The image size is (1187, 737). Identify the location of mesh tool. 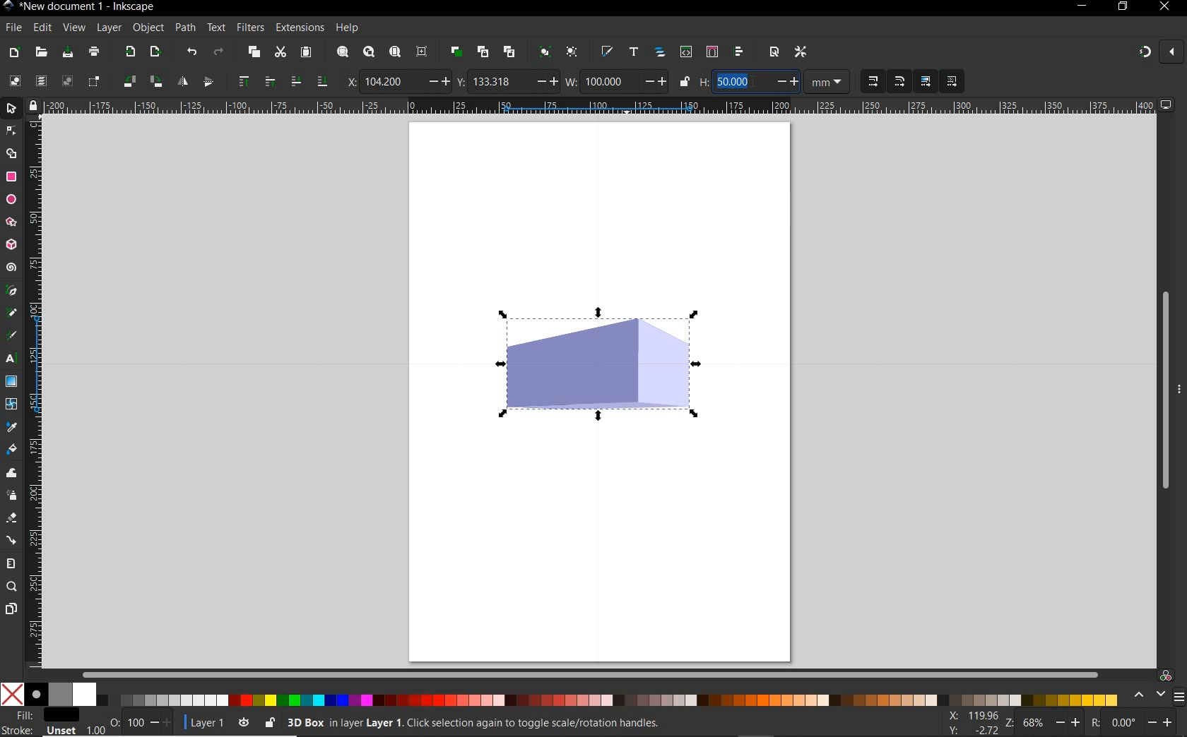
(12, 405).